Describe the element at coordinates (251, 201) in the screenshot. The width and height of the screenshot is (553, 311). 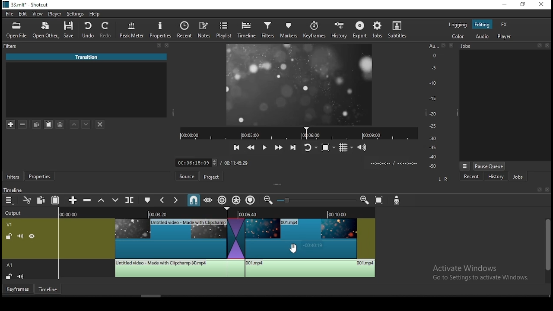
I see `ripple markers` at that location.